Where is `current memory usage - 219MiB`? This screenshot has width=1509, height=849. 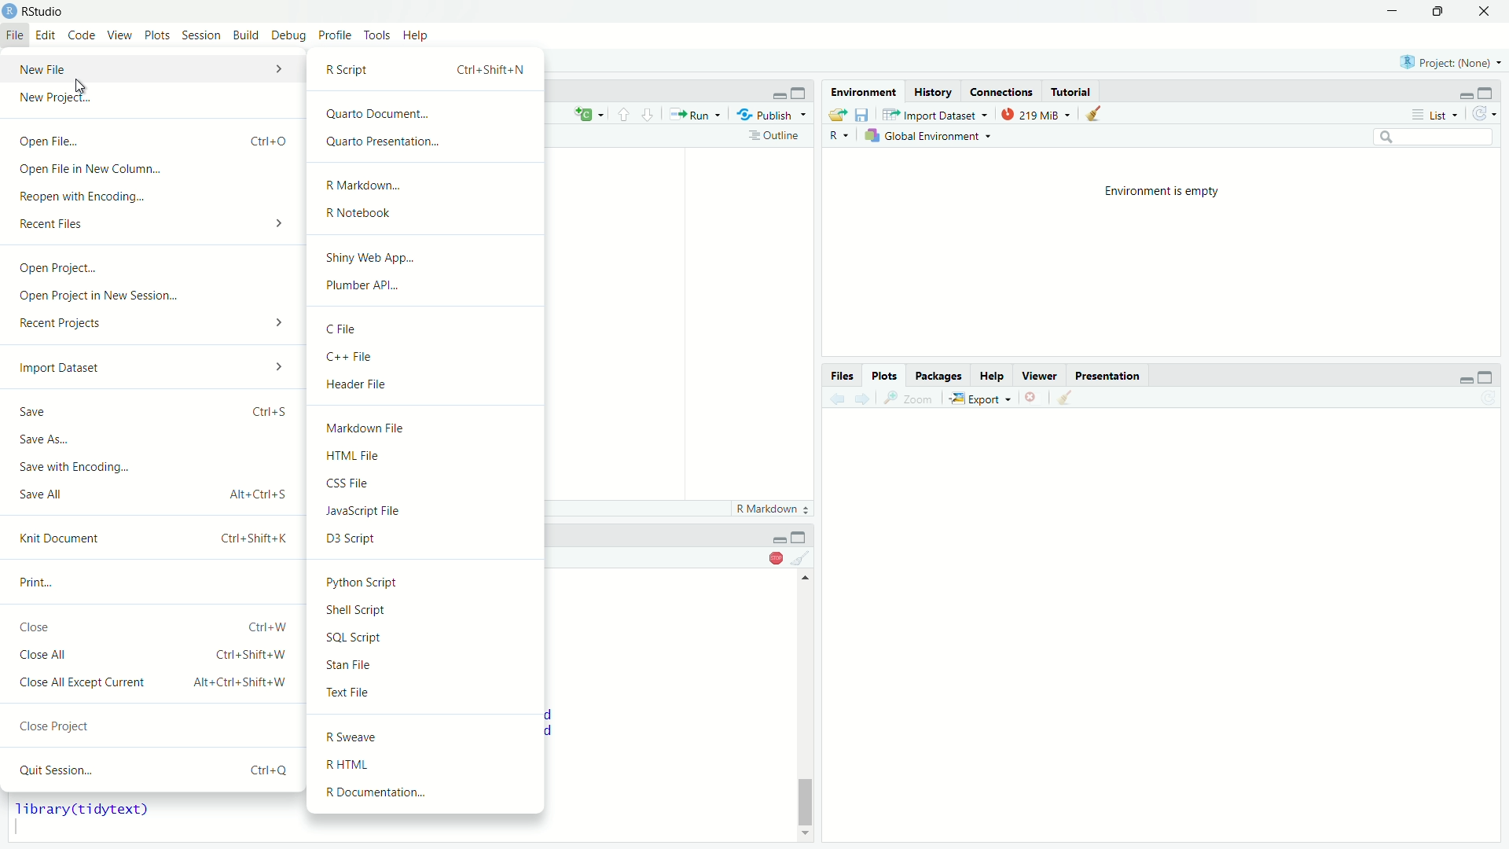 current memory usage - 219MiB is located at coordinates (1037, 116).